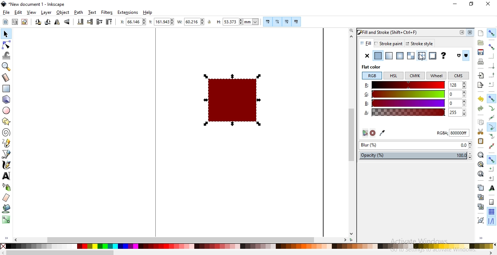 This screenshot has width=497, height=255. What do you see at coordinates (6, 221) in the screenshot?
I see `create and edit gradient ` at bounding box center [6, 221].